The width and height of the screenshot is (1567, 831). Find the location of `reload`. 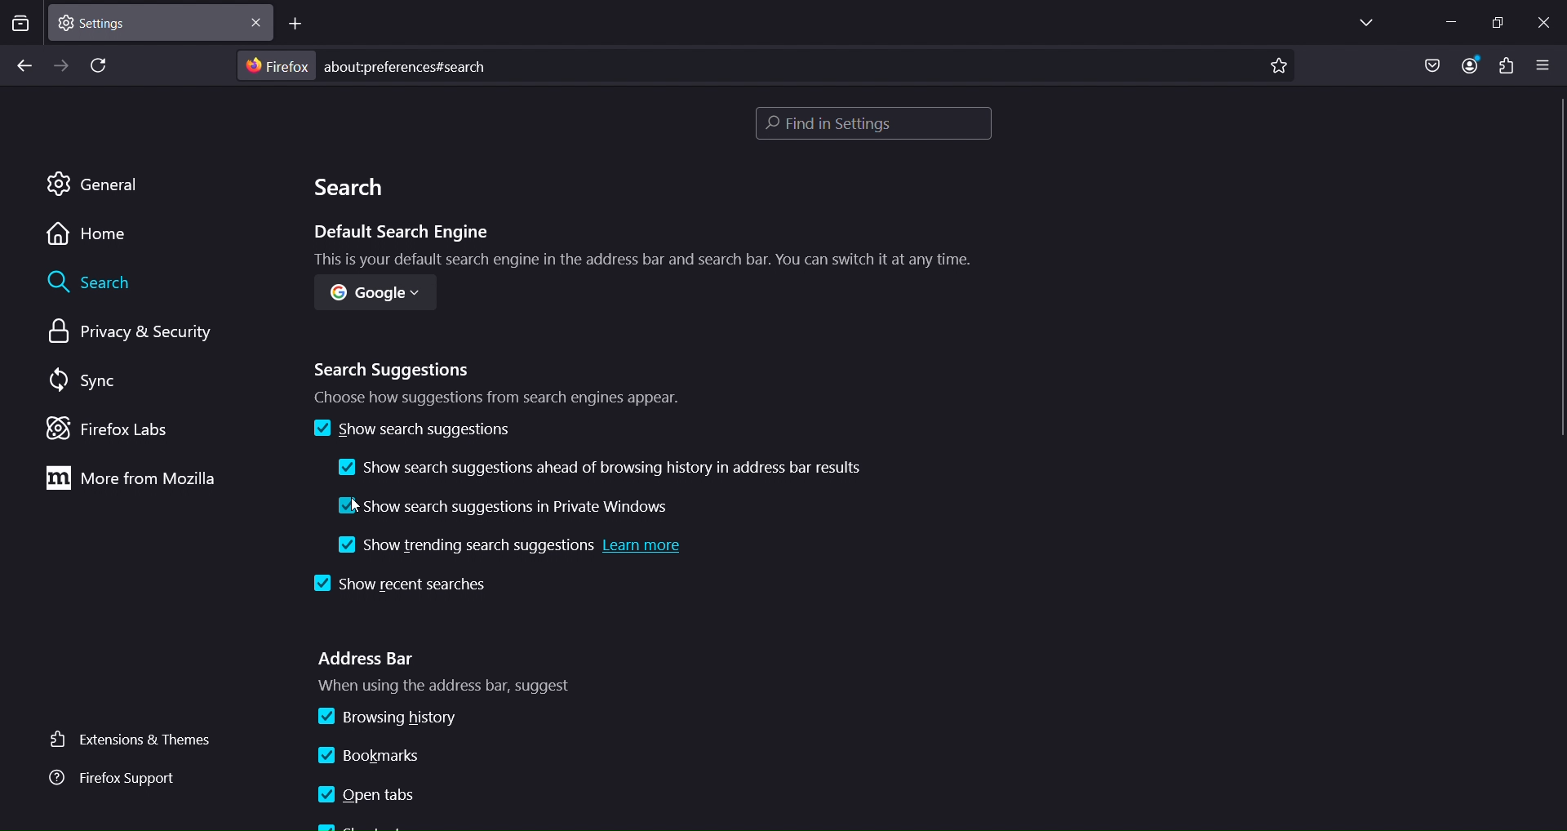

reload is located at coordinates (102, 67).